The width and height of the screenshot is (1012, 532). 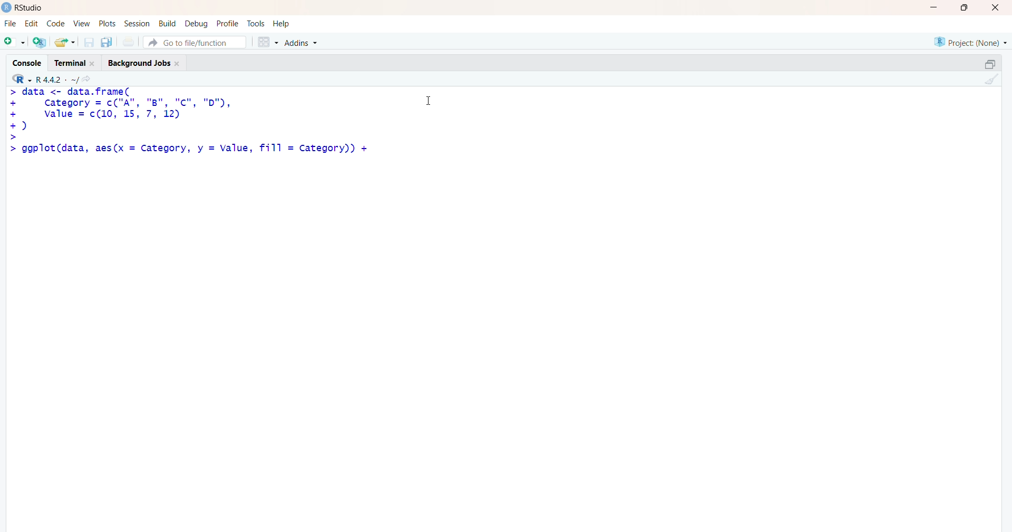 What do you see at coordinates (137, 24) in the screenshot?
I see `Session` at bounding box center [137, 24].